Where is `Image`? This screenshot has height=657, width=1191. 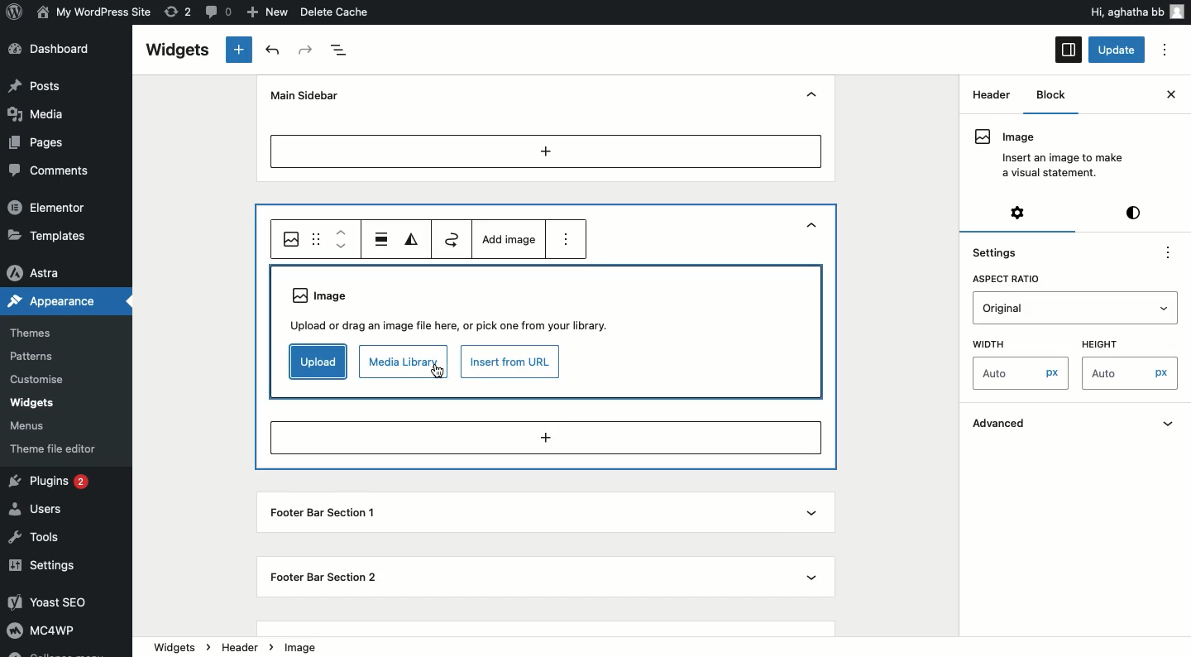
Image is located at coordinates (305, 645).